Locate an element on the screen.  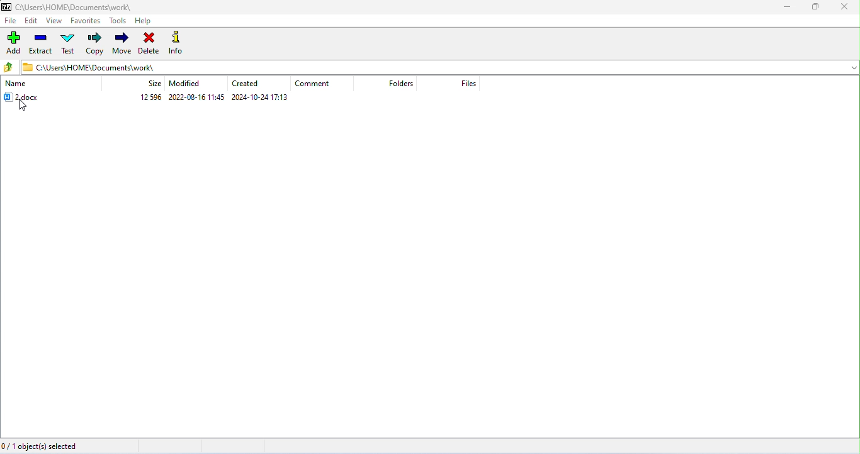
edit is located at coordinates (31, 20).